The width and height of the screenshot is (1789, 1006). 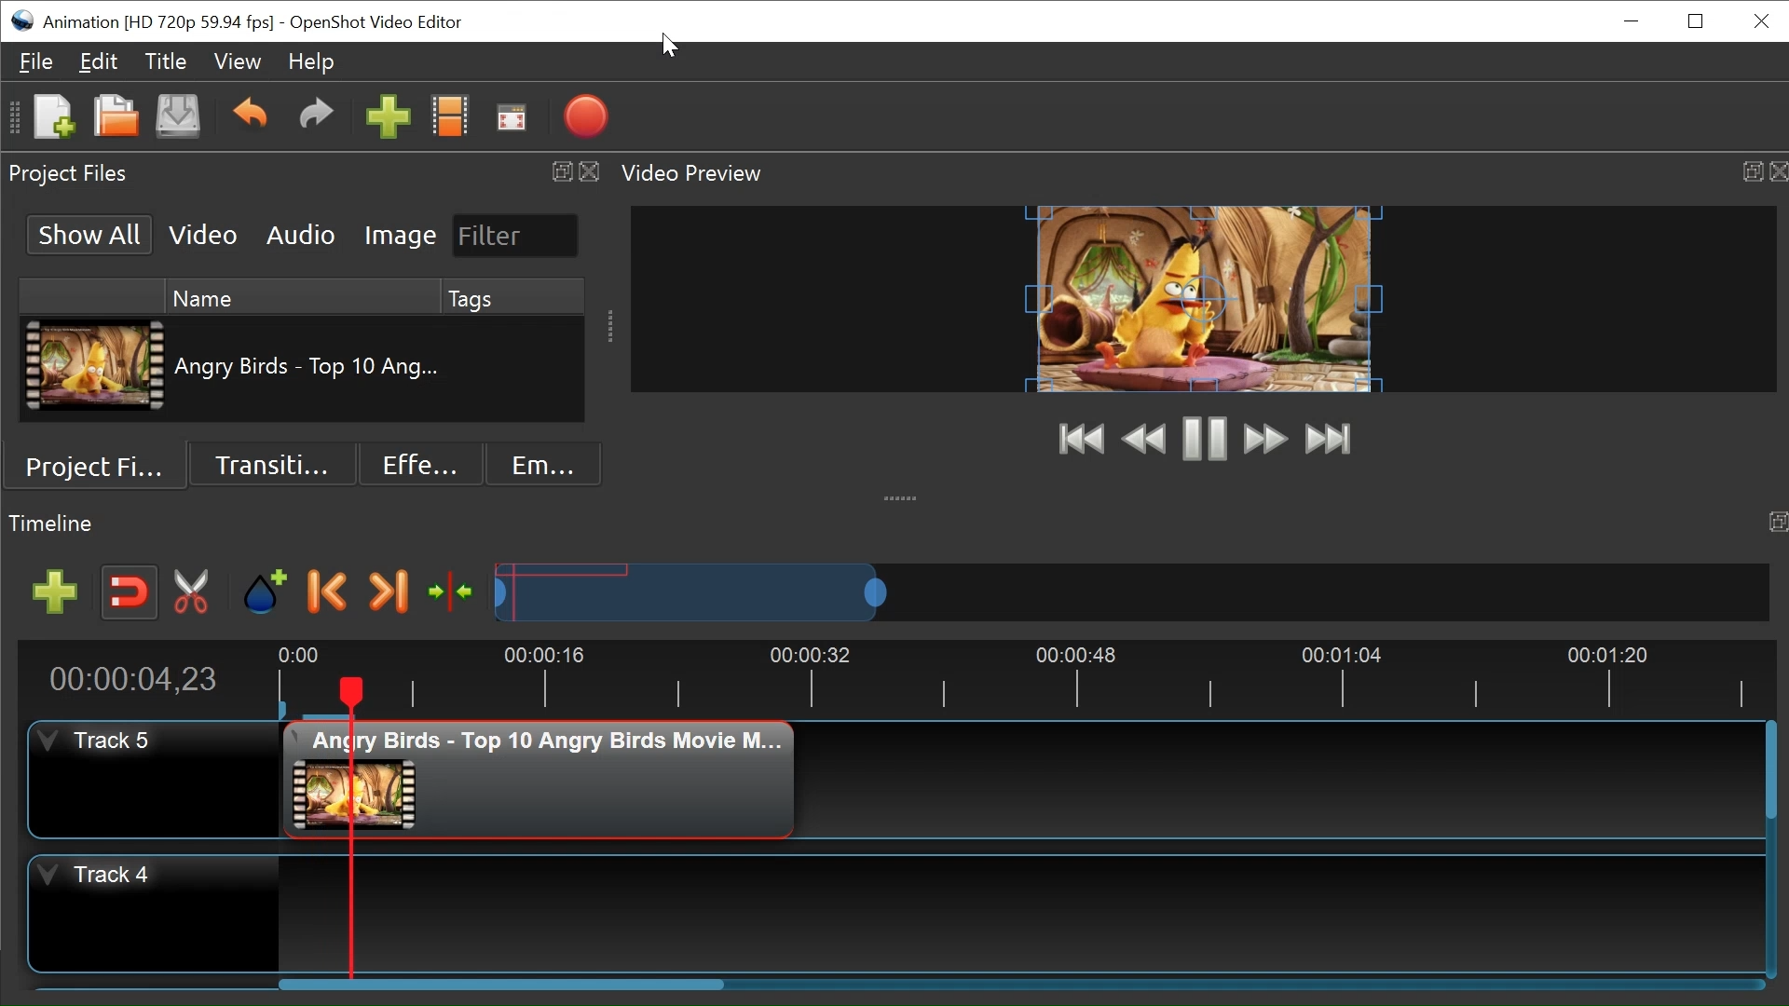 I want to click on Name, so click(x=300, y=294).